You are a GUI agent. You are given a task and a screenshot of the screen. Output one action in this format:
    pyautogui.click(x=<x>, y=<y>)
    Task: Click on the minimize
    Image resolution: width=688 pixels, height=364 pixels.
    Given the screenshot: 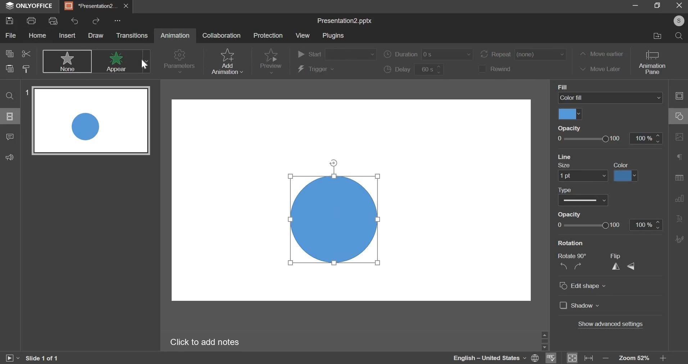 What is the action you would take?
    pyautogui.click(x=634, y=6)
    